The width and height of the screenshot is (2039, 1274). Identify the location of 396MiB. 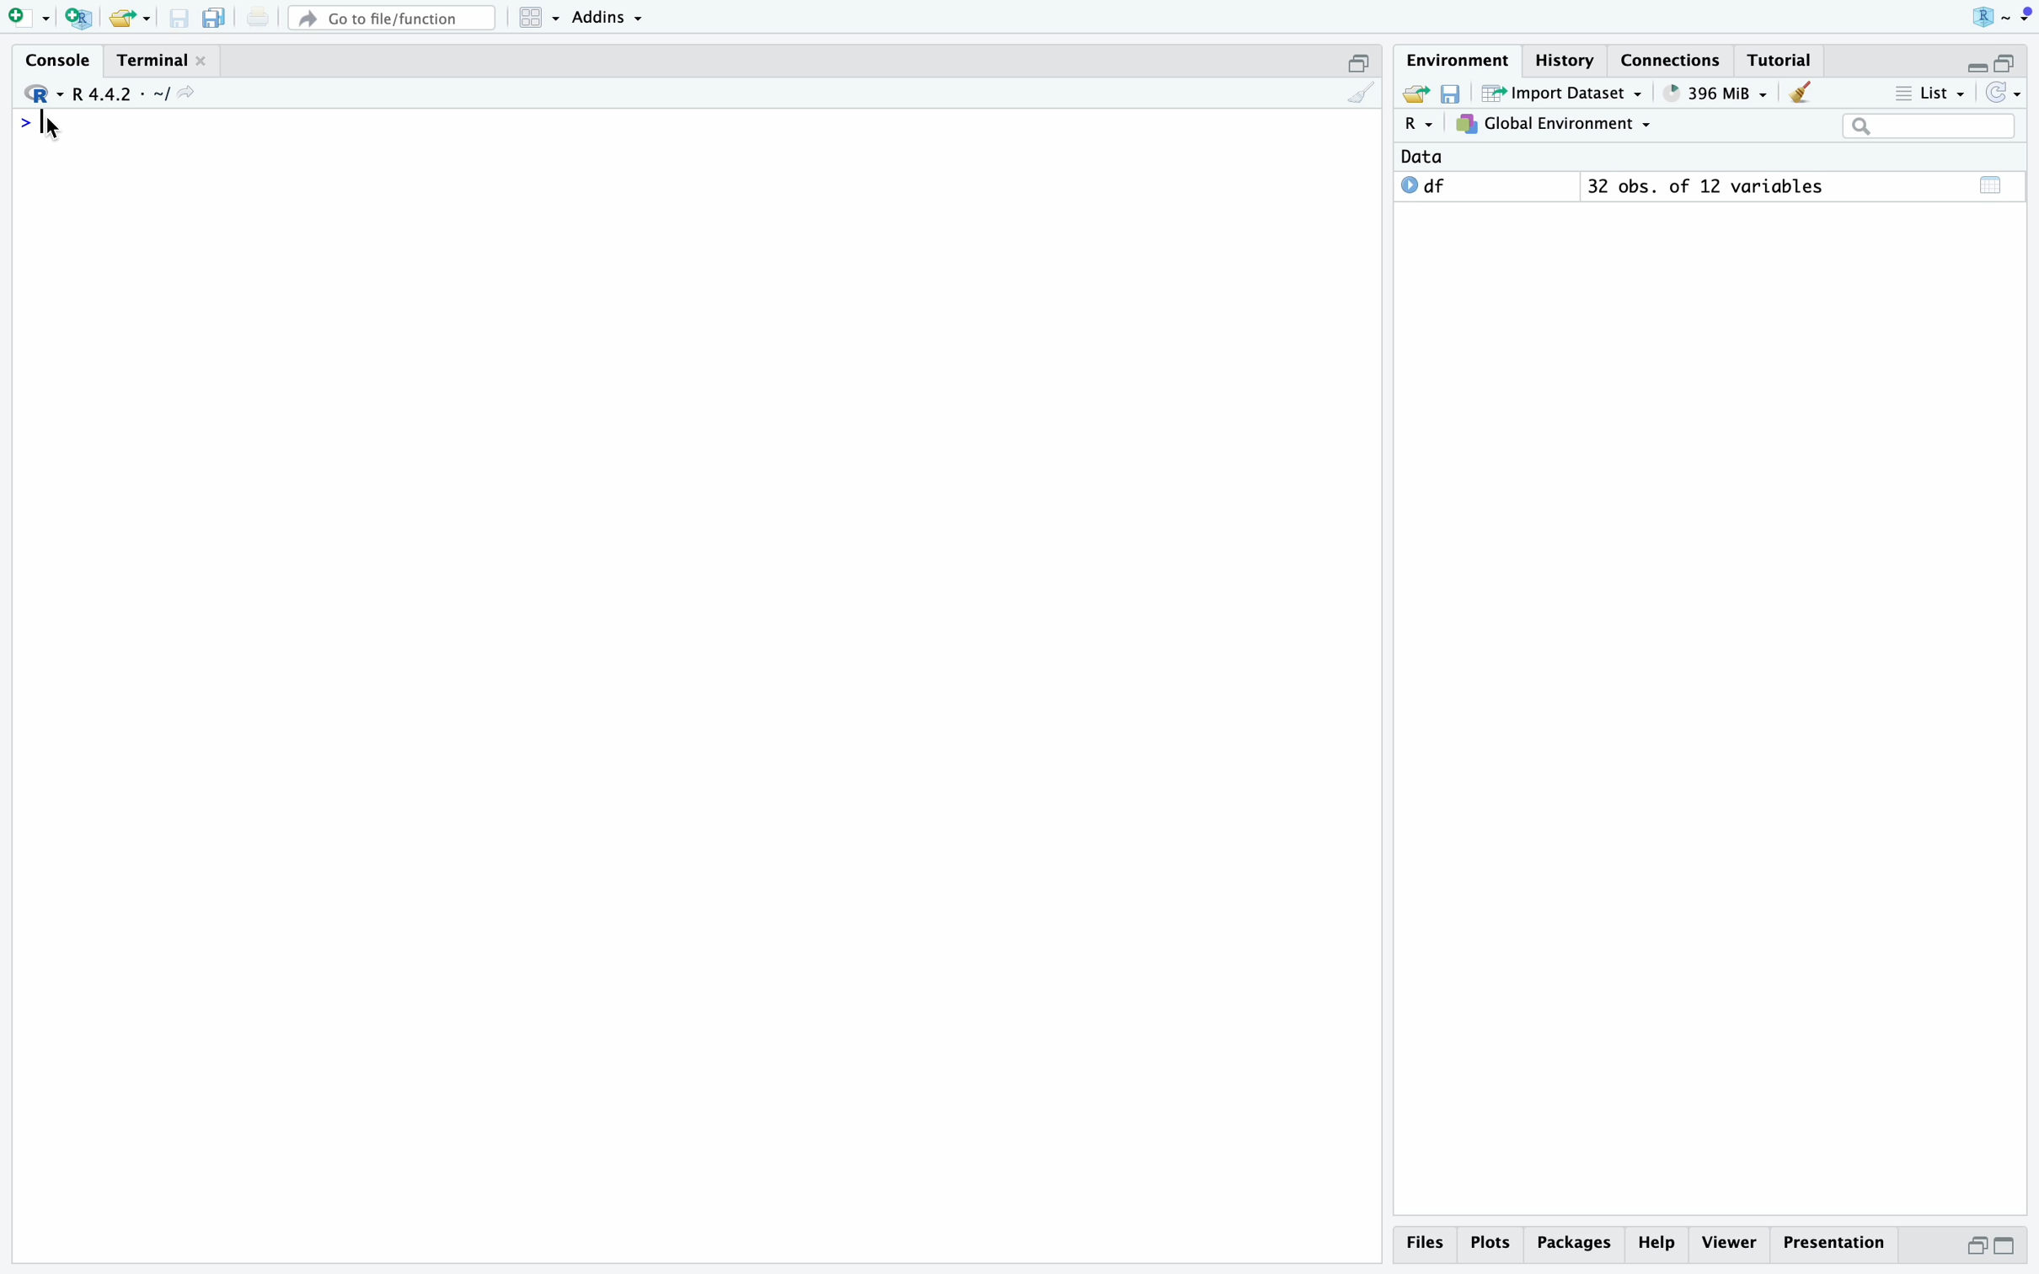
(1717, 94).